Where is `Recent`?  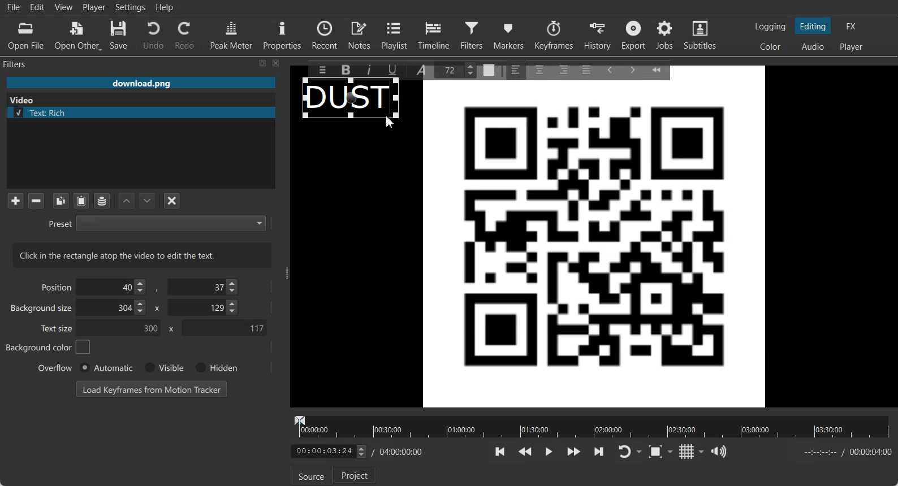 Recent is located at coordinates (325, 34).